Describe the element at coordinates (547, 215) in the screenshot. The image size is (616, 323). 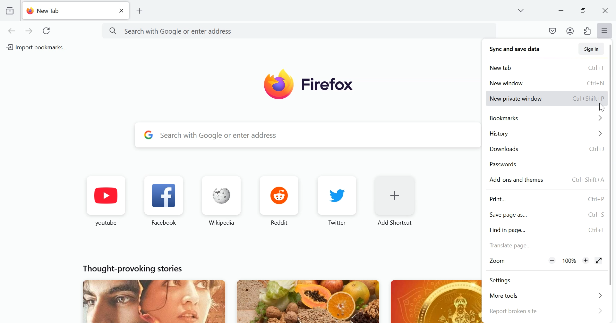
I see `save page as...` at that location.